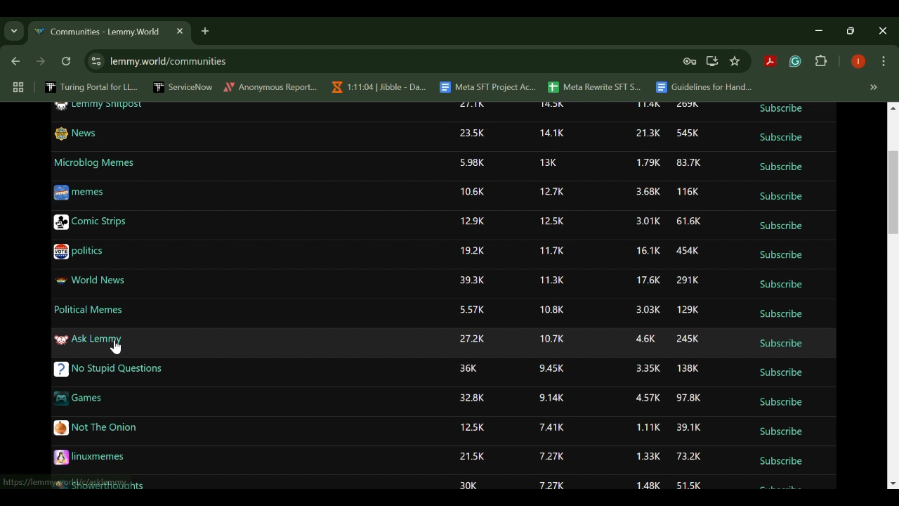 Image resolution: width=899 pixels, height=506 pixels. Describe the element at coordinates (170, 60) in the screenshot. I see `lemmy.world/communities` at that location.